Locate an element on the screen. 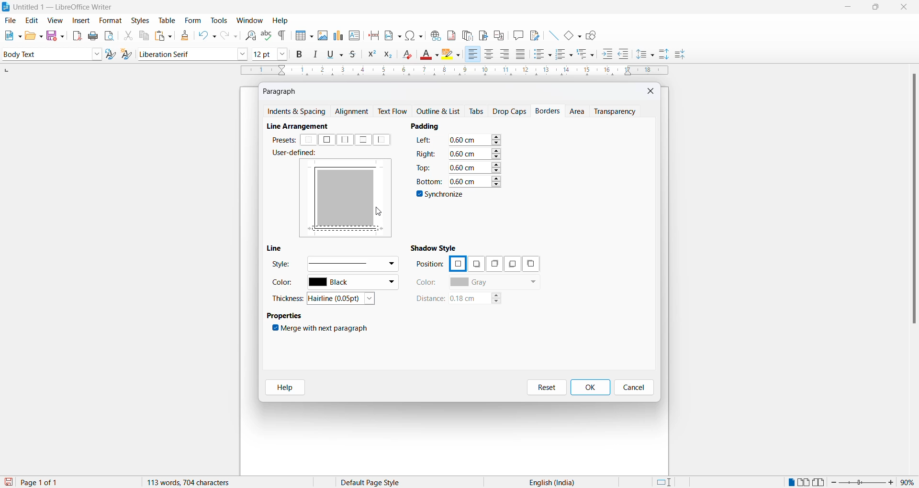 The height and width of the screenshot is (488, 919). spellings is located at coordinates (266, 34).